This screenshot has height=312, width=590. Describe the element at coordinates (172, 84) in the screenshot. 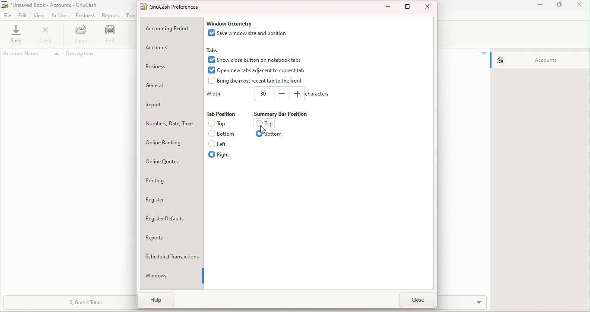

I see `General` at that location.